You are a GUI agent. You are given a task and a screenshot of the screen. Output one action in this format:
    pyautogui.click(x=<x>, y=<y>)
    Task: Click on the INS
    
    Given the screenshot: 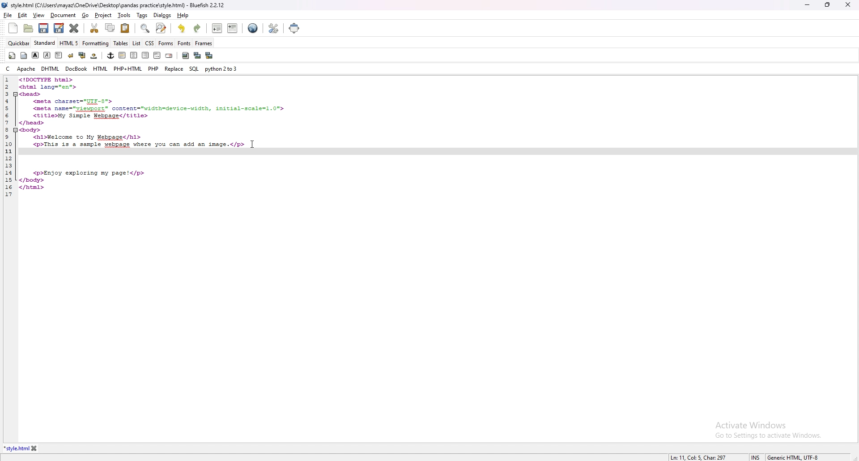 What is the action you would take?
    pyautogui.click(x=758, y=457)
    